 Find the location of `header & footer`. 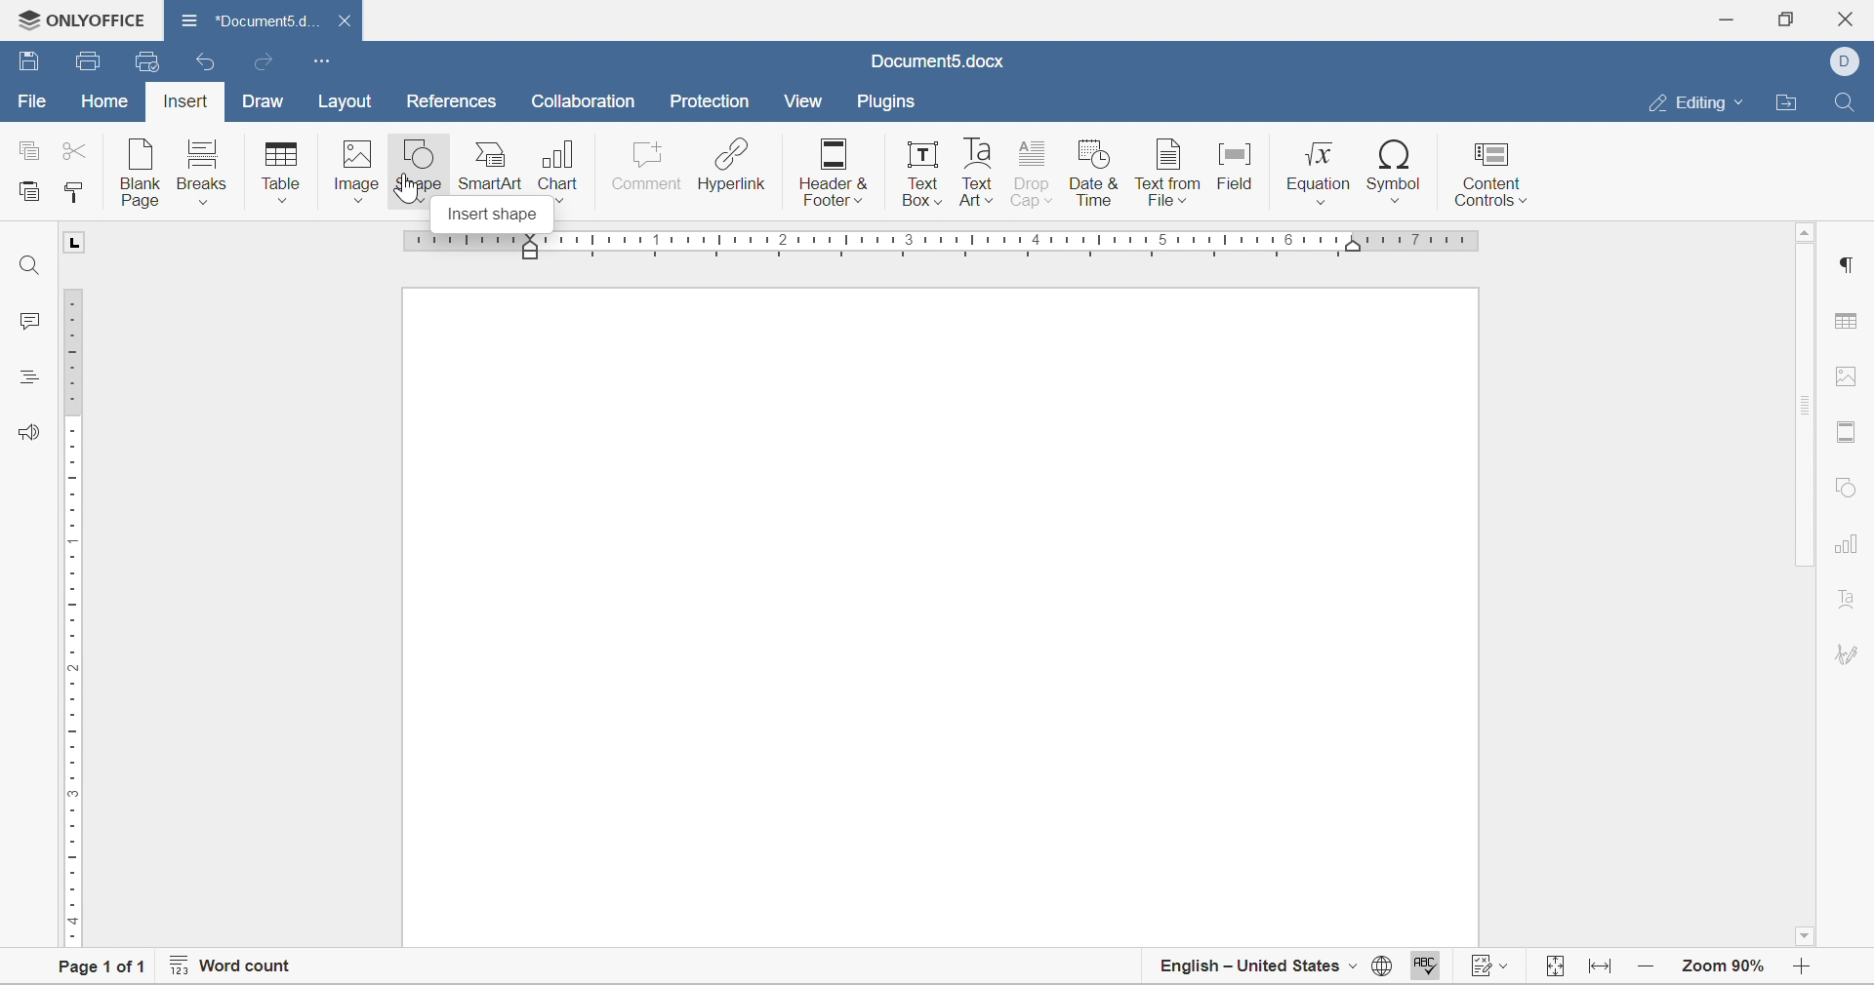

header & footer is located at coordinates (835, 173).